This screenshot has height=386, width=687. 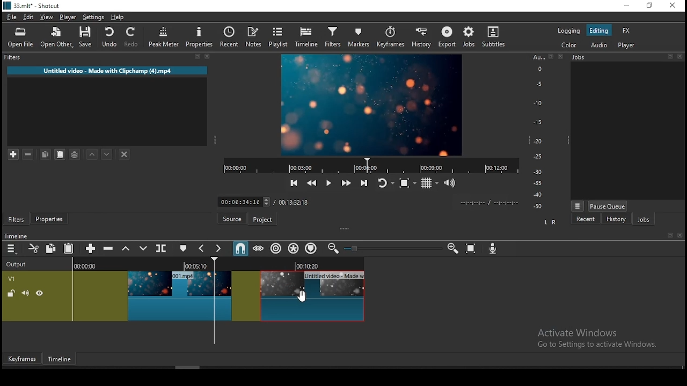 I want to click on pause queue, so click(x=607, y=206).